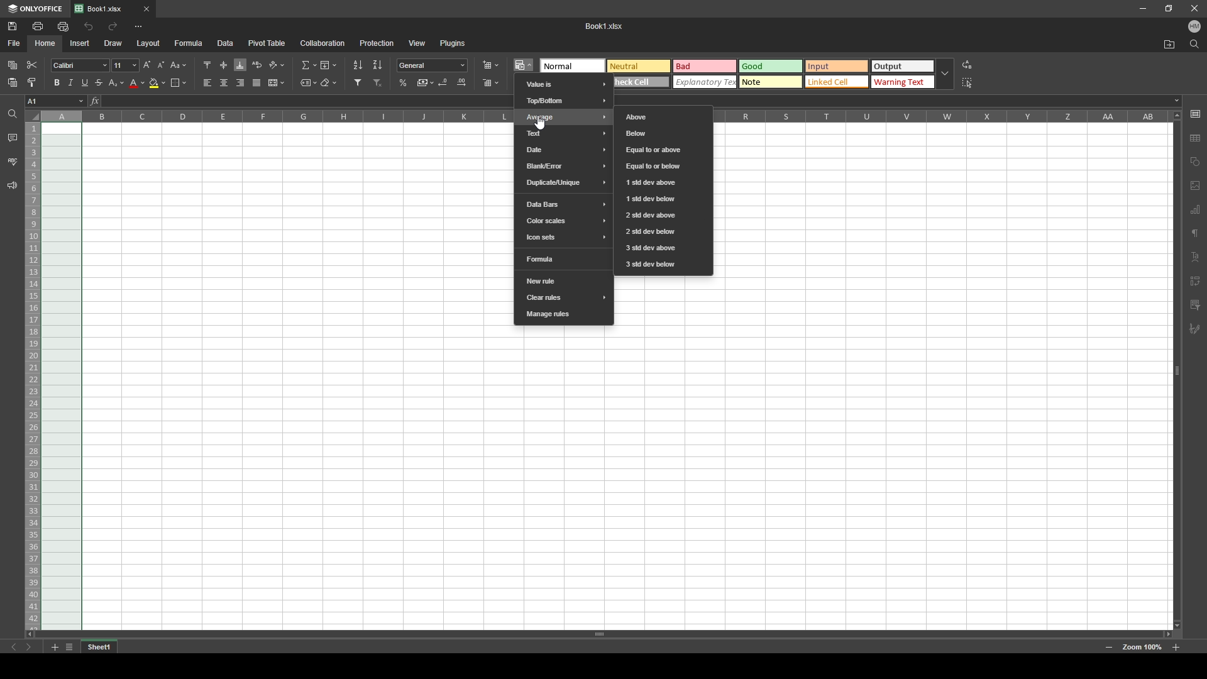  I want to click on cell setting, so click(1196, 114).